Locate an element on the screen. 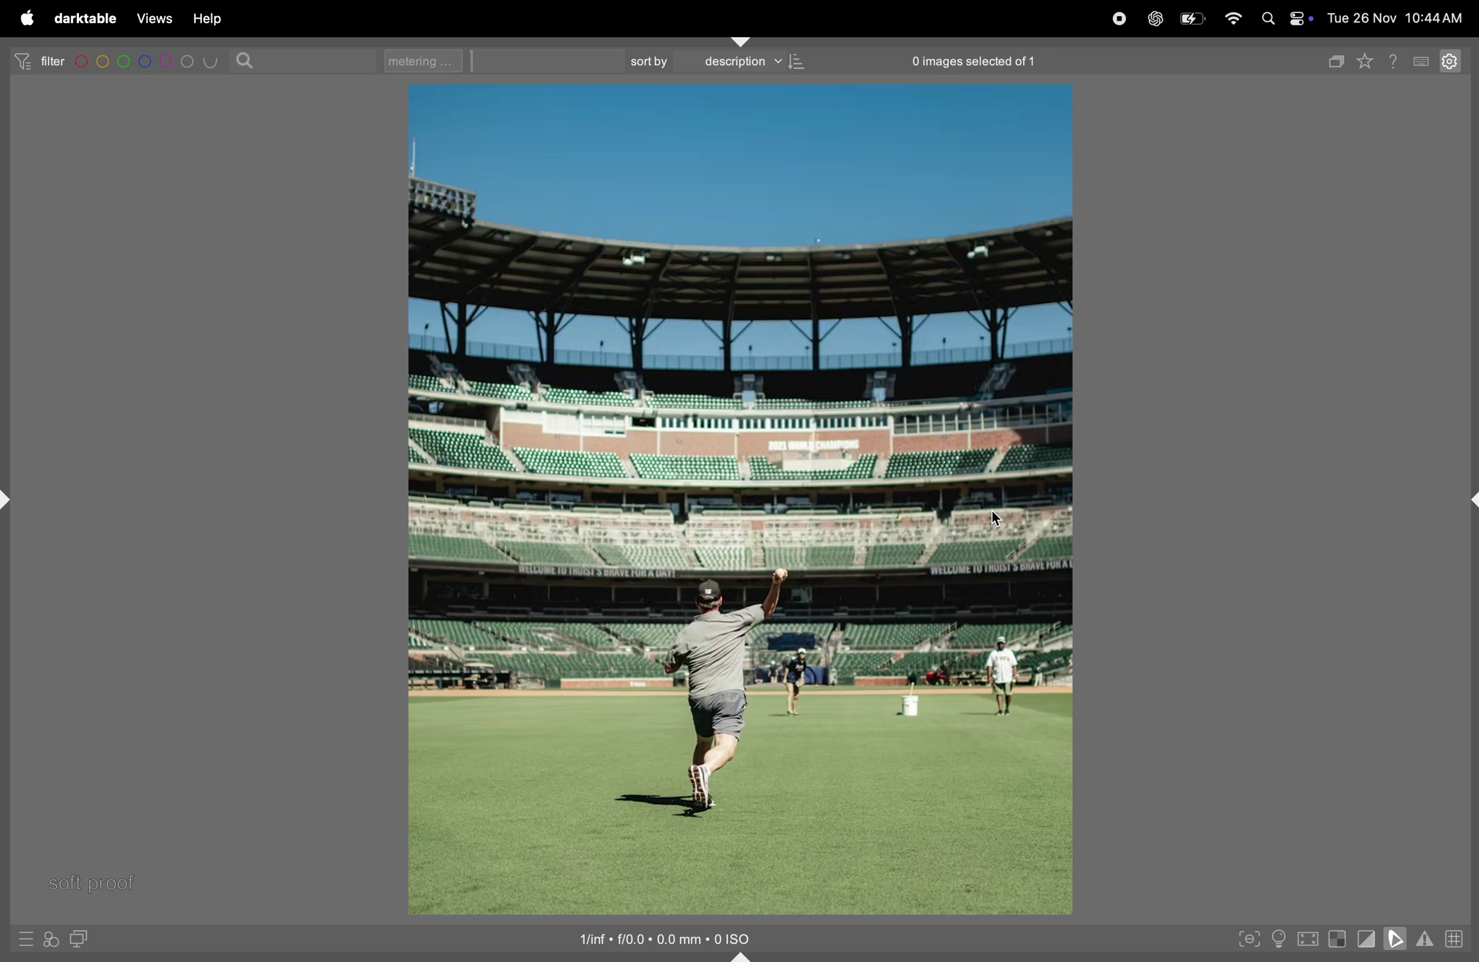  favourites is located at coordinates (1368, 60).